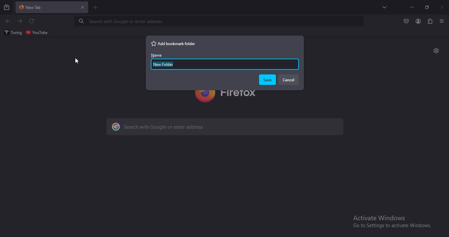  I want to click on search all recent and current tabs, so click(7, 8).